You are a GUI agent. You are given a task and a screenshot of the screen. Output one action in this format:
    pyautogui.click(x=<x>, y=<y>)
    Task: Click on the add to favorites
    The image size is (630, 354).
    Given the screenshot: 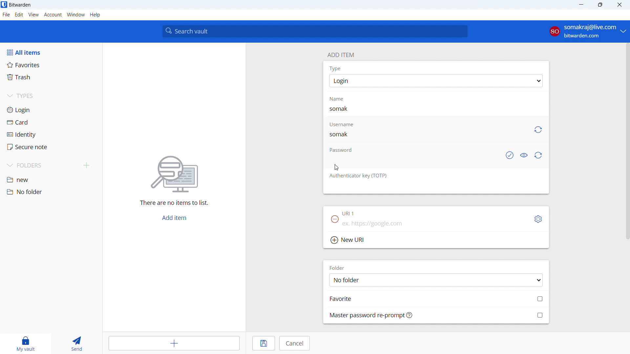 What is the action you would take?
    pyautogui.click(x=436, y=298)
    